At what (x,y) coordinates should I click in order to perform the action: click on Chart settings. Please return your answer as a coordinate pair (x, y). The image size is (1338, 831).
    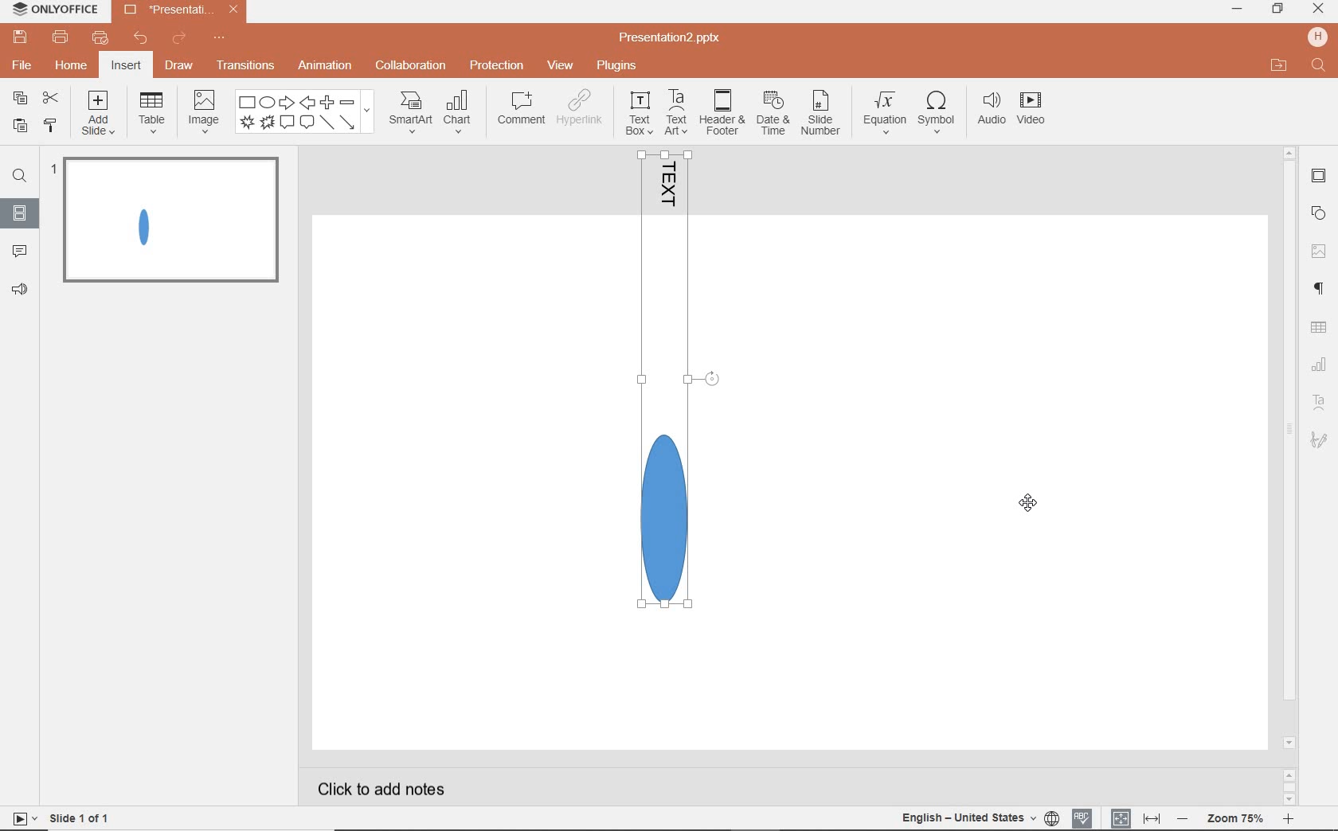
    Looking at the image, I should click on (1318, 364).